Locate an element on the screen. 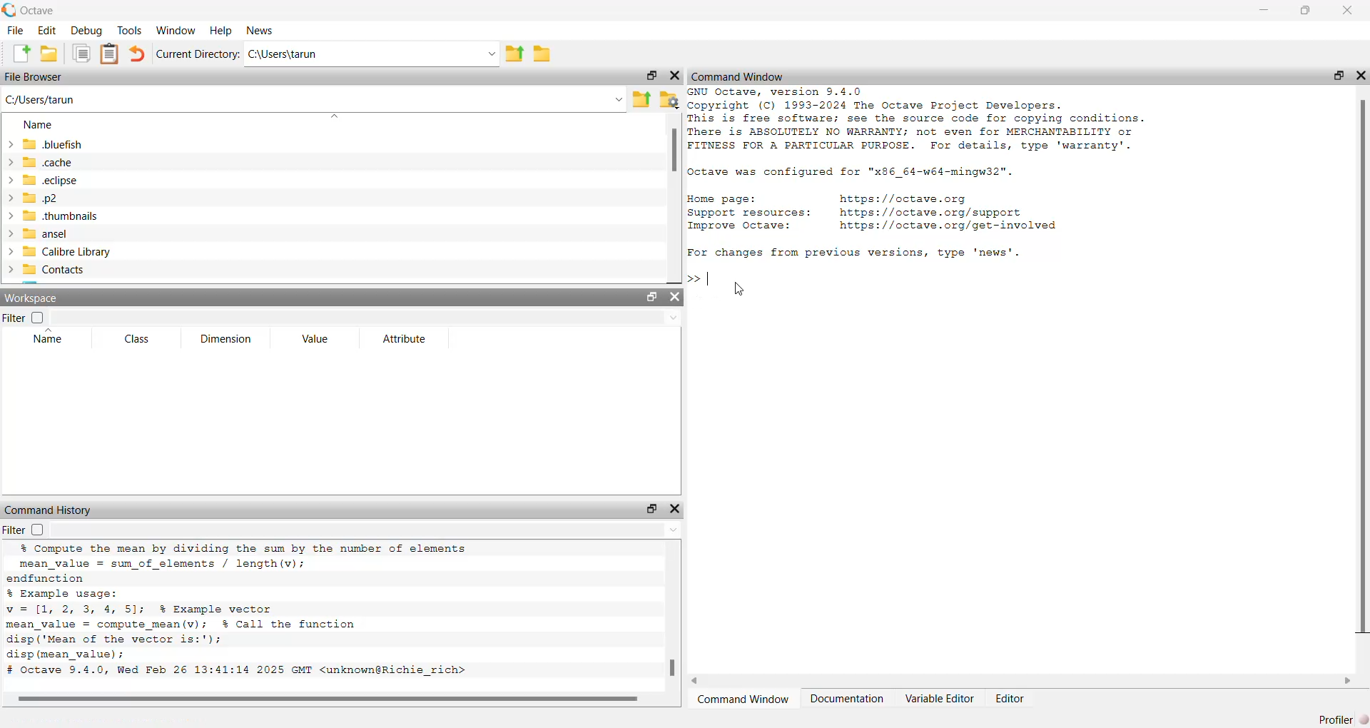 Image resolution: width=1370 pixels, height=728 pixels. .thumbnails is located at coordinates (60, 217).